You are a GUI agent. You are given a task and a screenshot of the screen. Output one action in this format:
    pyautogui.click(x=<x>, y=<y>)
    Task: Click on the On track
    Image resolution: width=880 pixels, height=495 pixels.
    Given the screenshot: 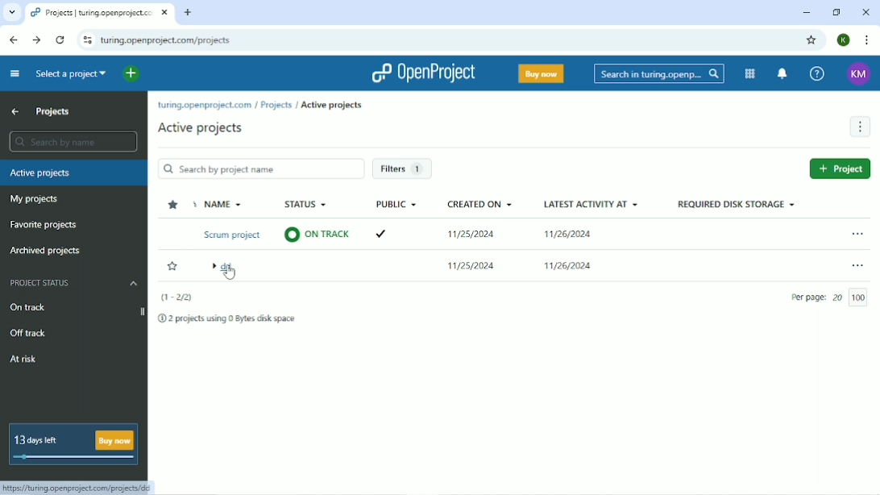 What is the action you would take?
    pyautogui.click(x=316, y=234)
    